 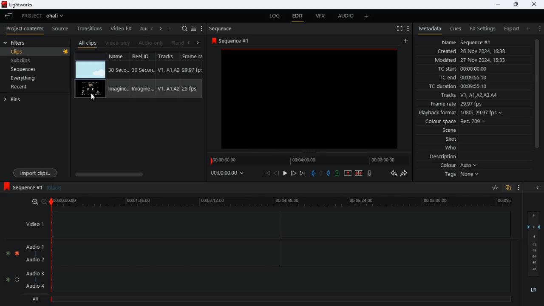 I want to click on video only, so click(x=118, y=42).